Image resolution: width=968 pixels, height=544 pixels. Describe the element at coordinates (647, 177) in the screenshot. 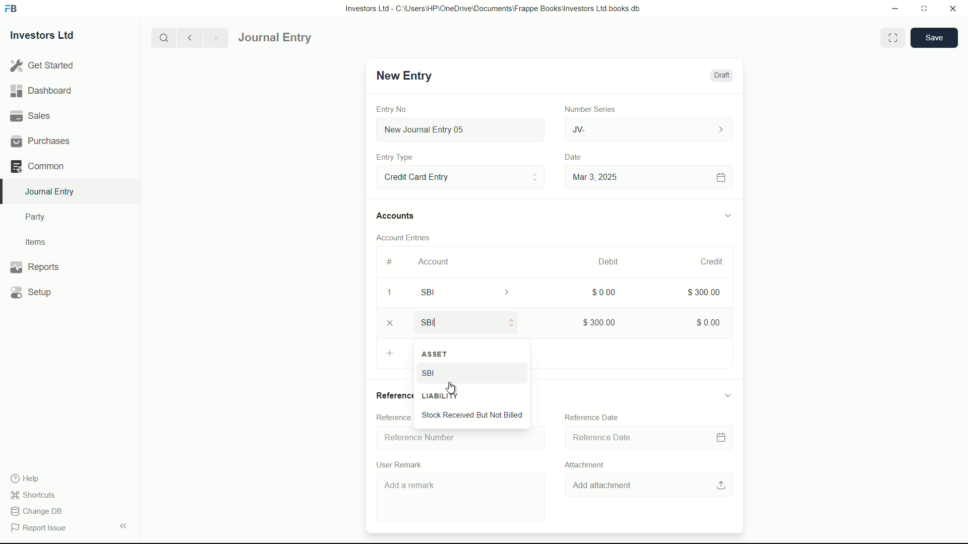

I see `Mar 3, 2025` at that location.